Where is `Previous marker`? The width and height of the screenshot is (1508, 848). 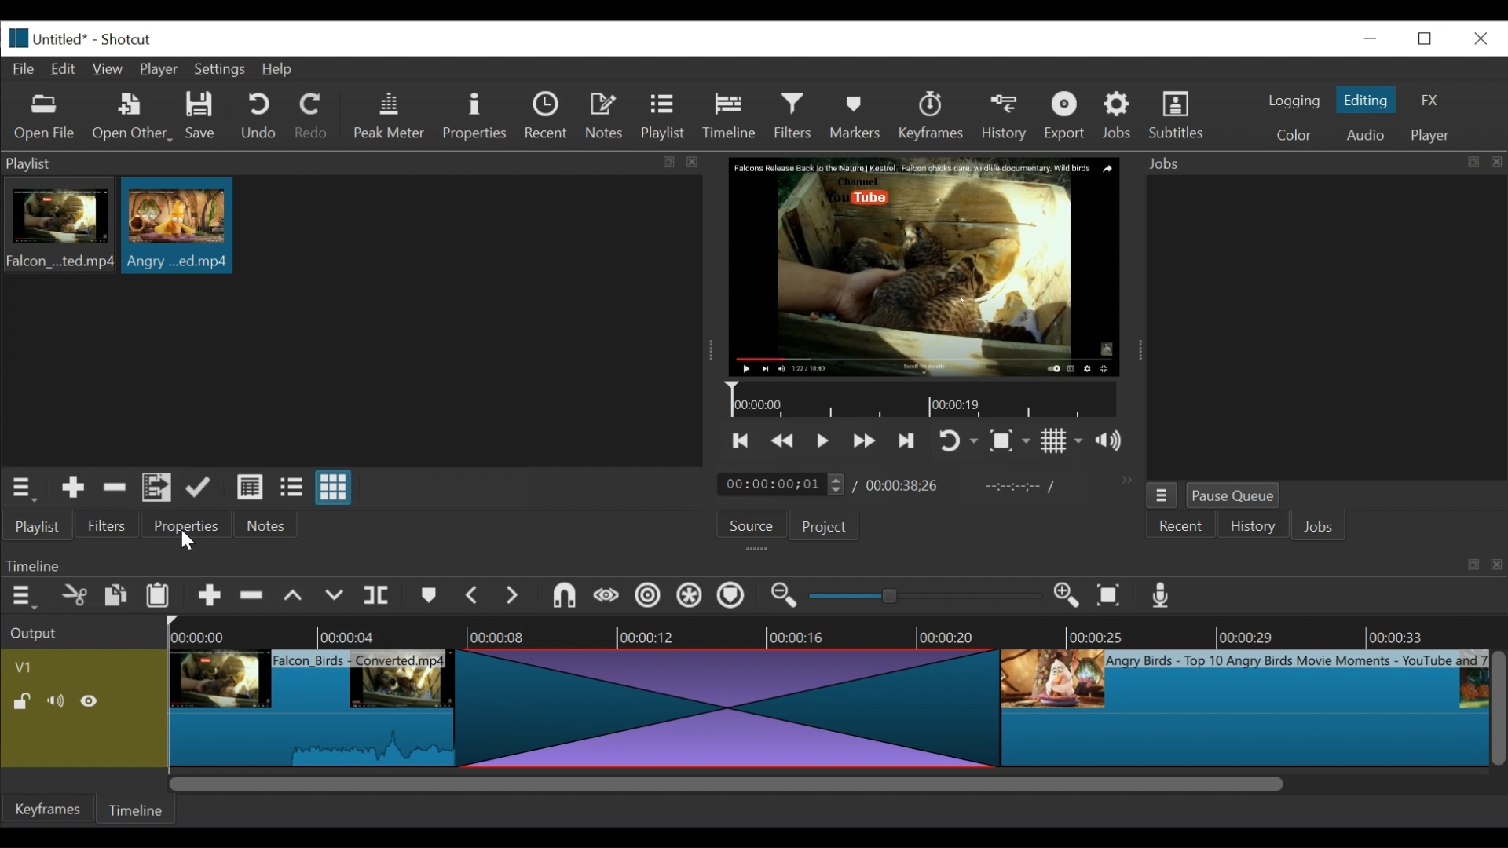 Previous marker is located at coordinates (474, 598).